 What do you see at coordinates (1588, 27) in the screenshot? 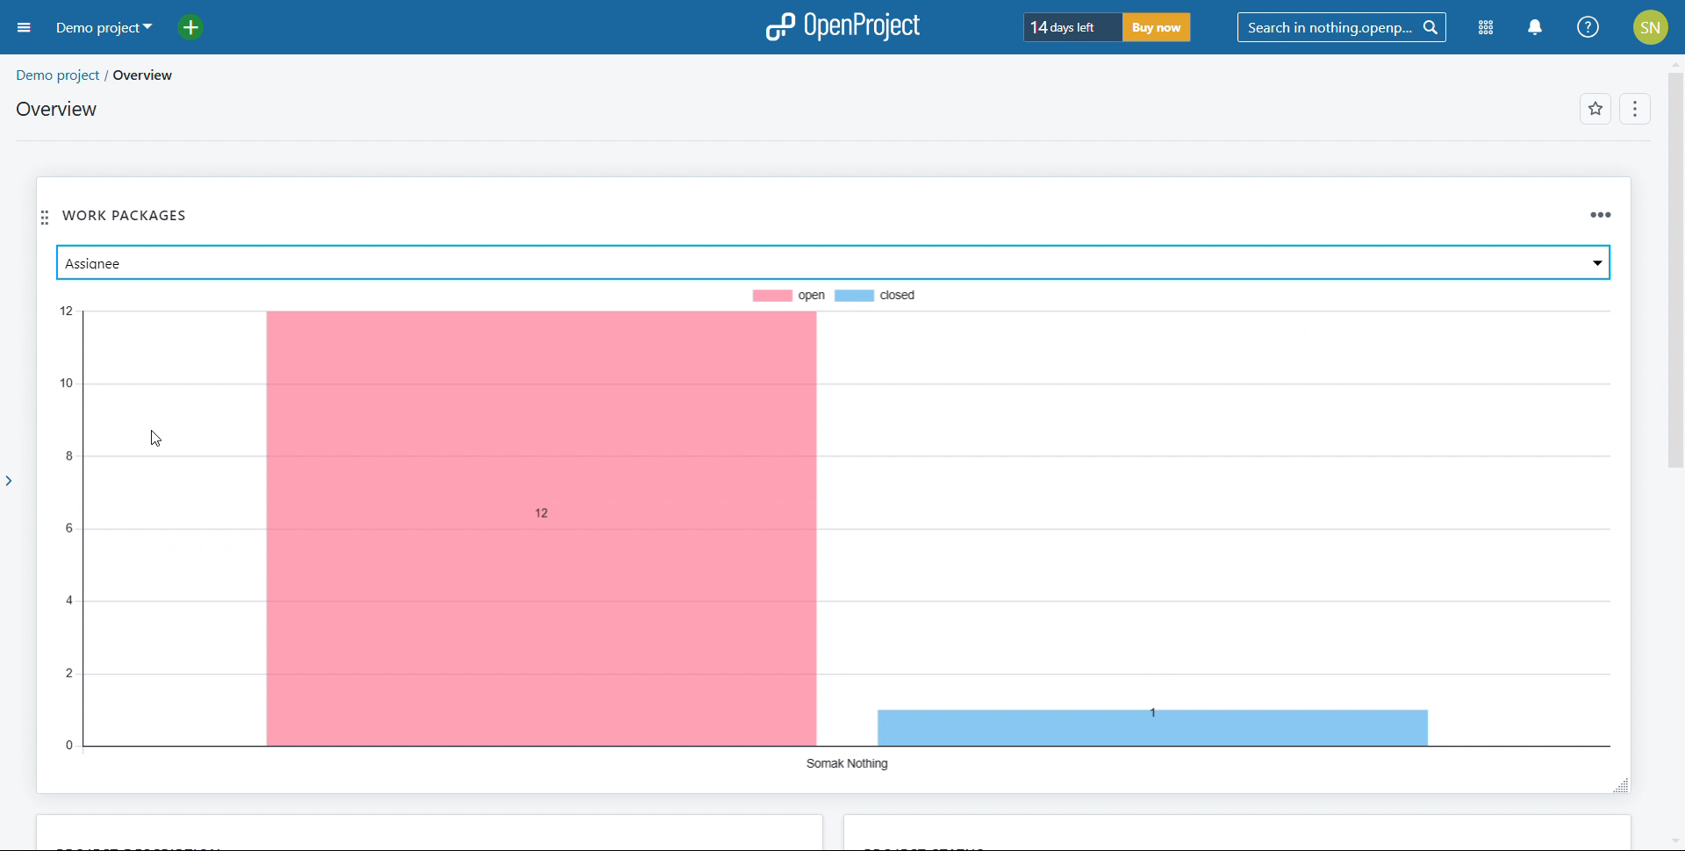
I see `help` at bounding box center [1588, 27].